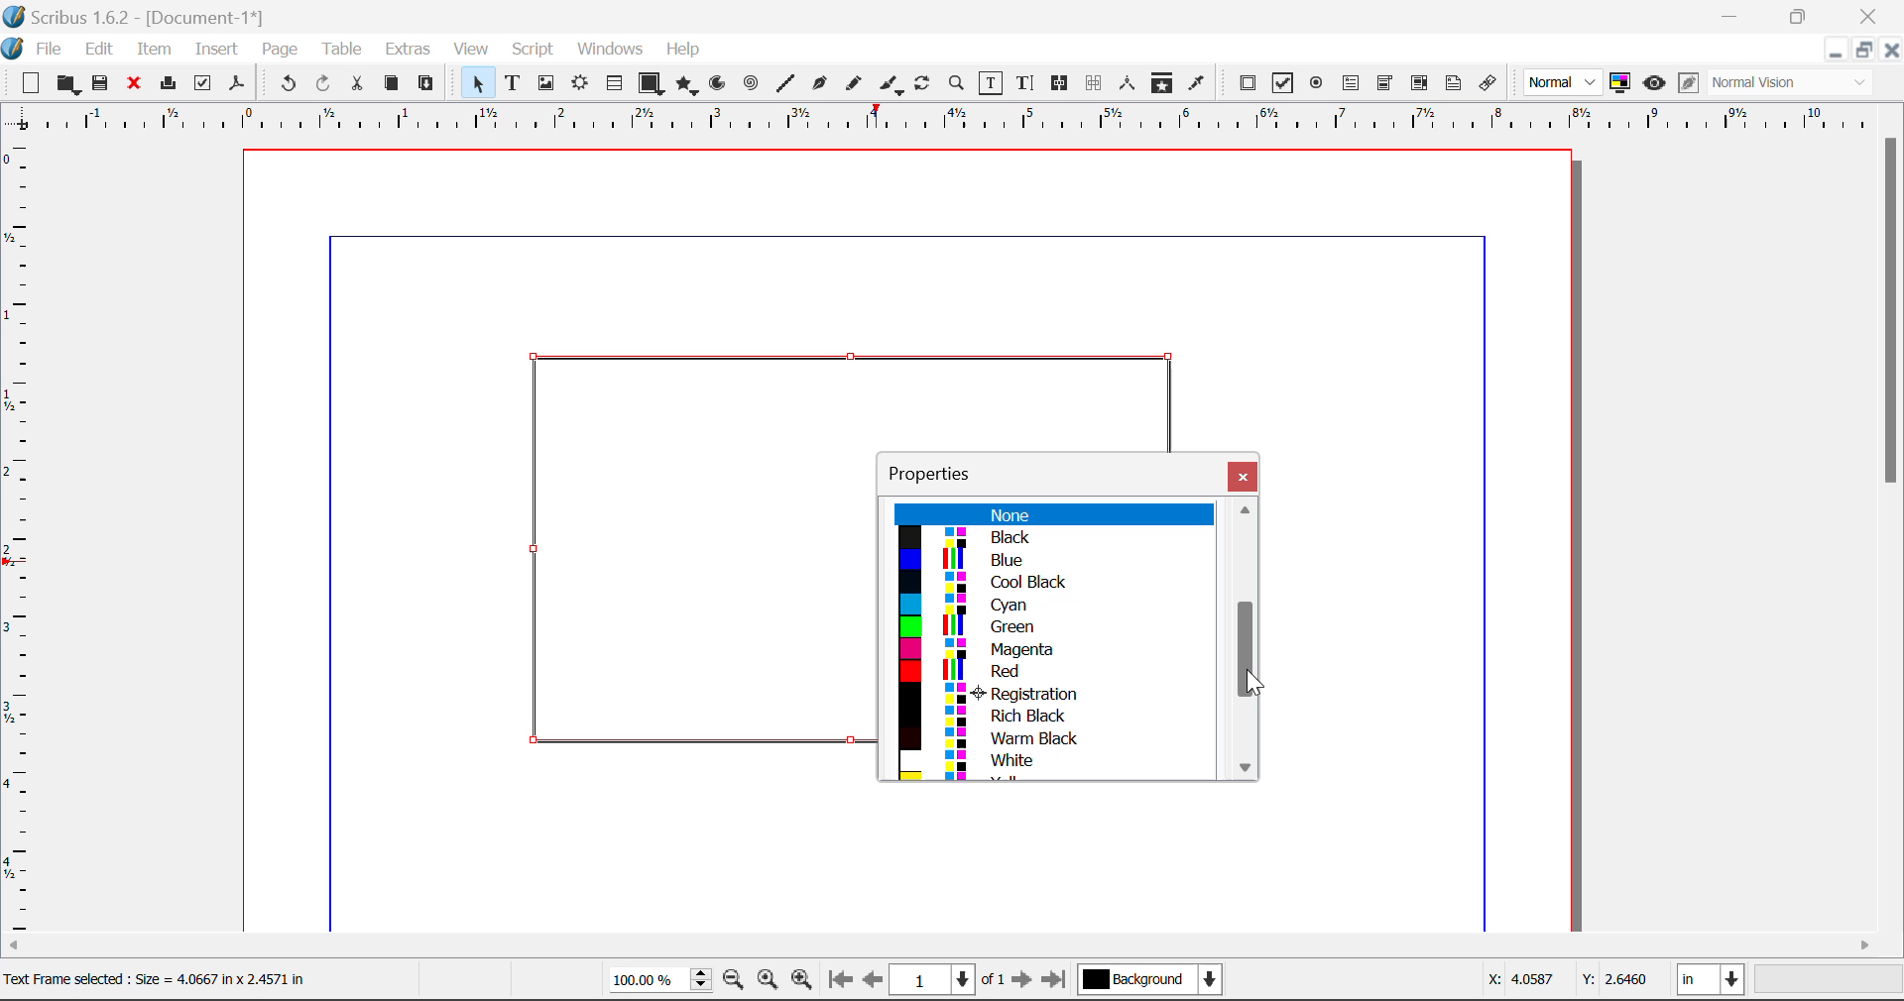 Image resolution: width=1904 pixels, height=1001 pixels. Describe the element at coordinates (958, 82) in the screenshot. I see `Zoom` at that location.